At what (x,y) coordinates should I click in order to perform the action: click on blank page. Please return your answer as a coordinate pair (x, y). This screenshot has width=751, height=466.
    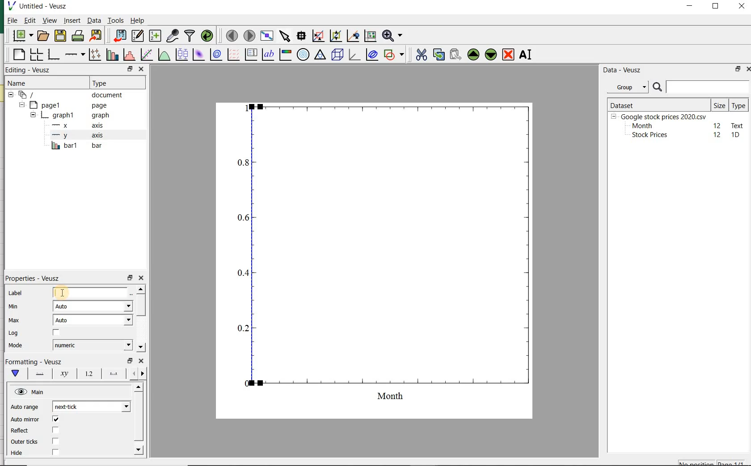
    Looking at the image, I should click on (18, 56).